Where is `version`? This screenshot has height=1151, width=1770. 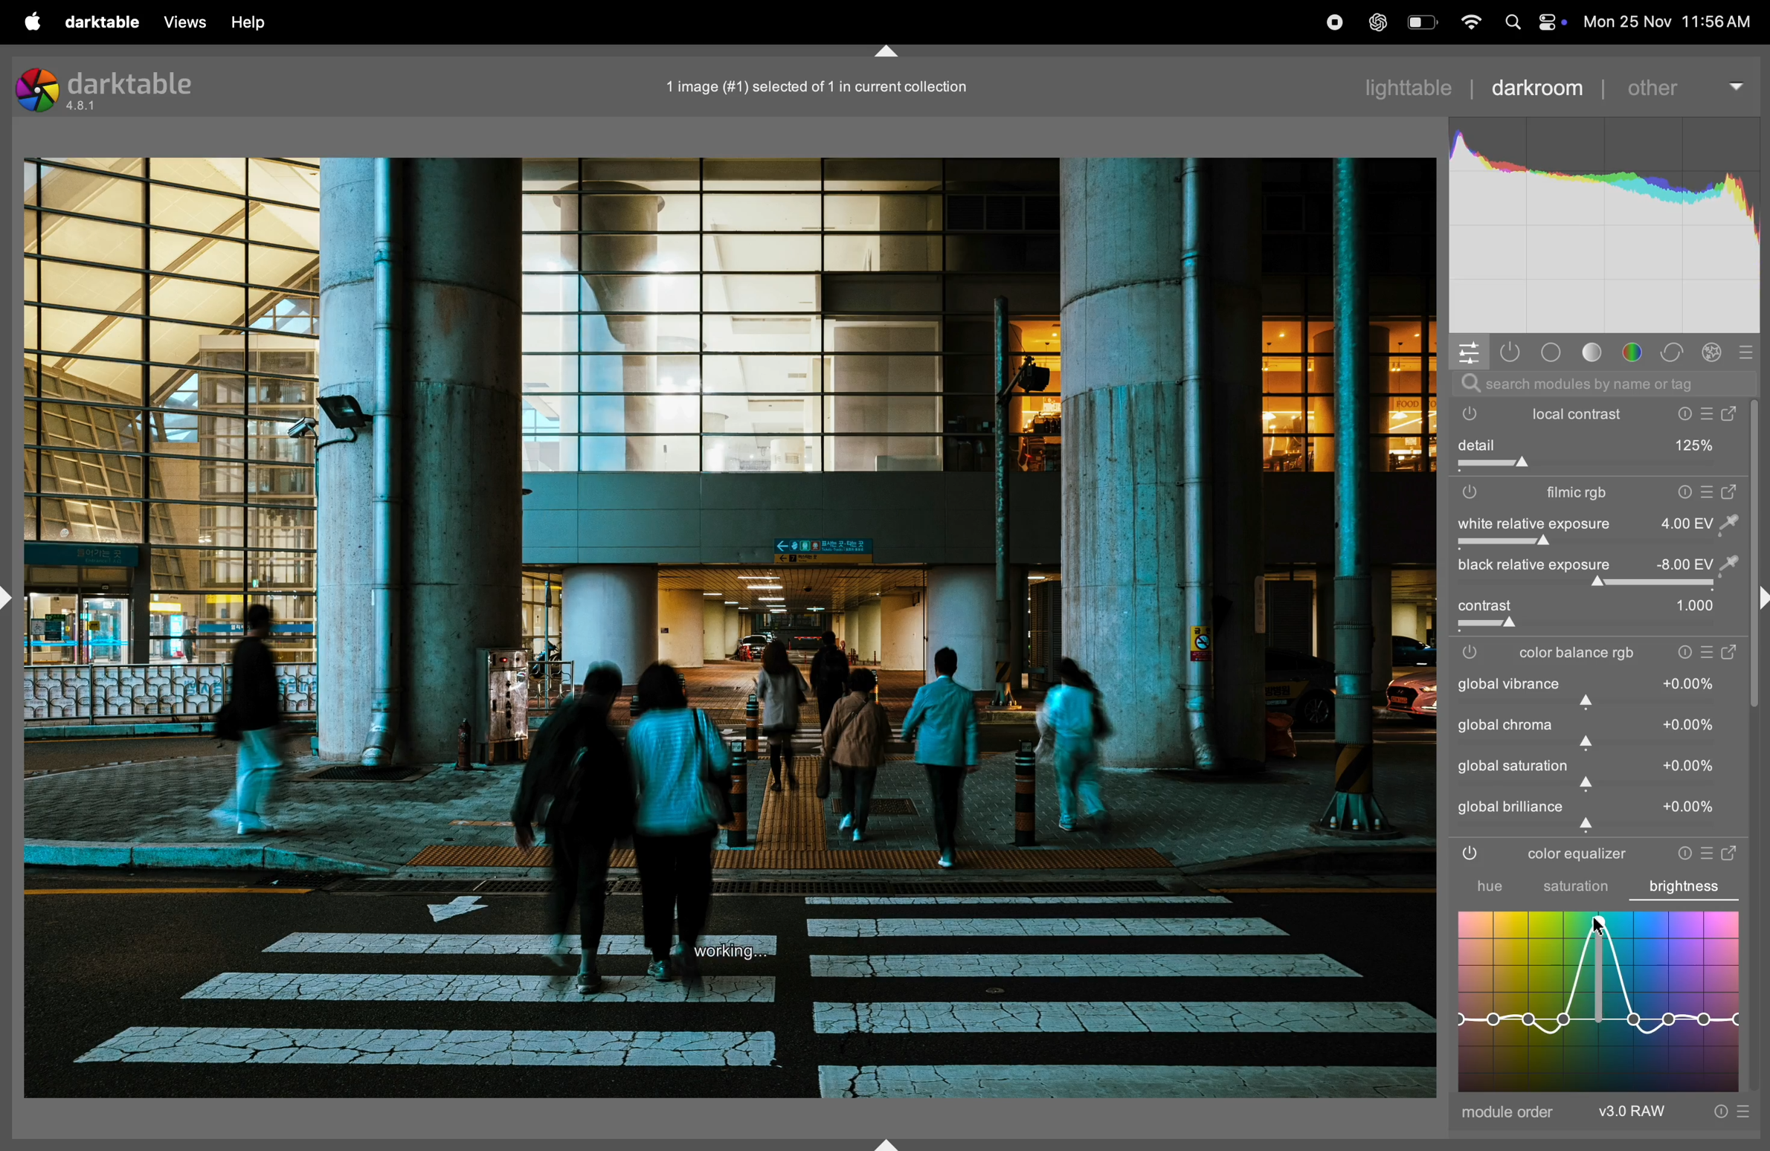
version is located at coordinates (86, 108).